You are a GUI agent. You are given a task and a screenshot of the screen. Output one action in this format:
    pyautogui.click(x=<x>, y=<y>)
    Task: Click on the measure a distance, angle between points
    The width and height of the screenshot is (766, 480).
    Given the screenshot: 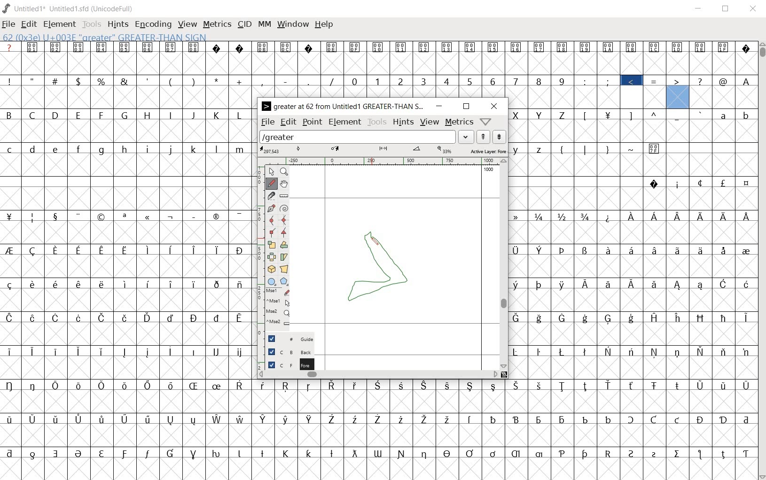 What is the action you would take?
    pyautogui.click(x=284, y=195)
    